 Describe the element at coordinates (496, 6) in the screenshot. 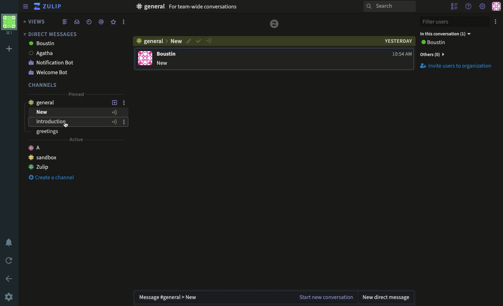

I see `Profile` at that location.